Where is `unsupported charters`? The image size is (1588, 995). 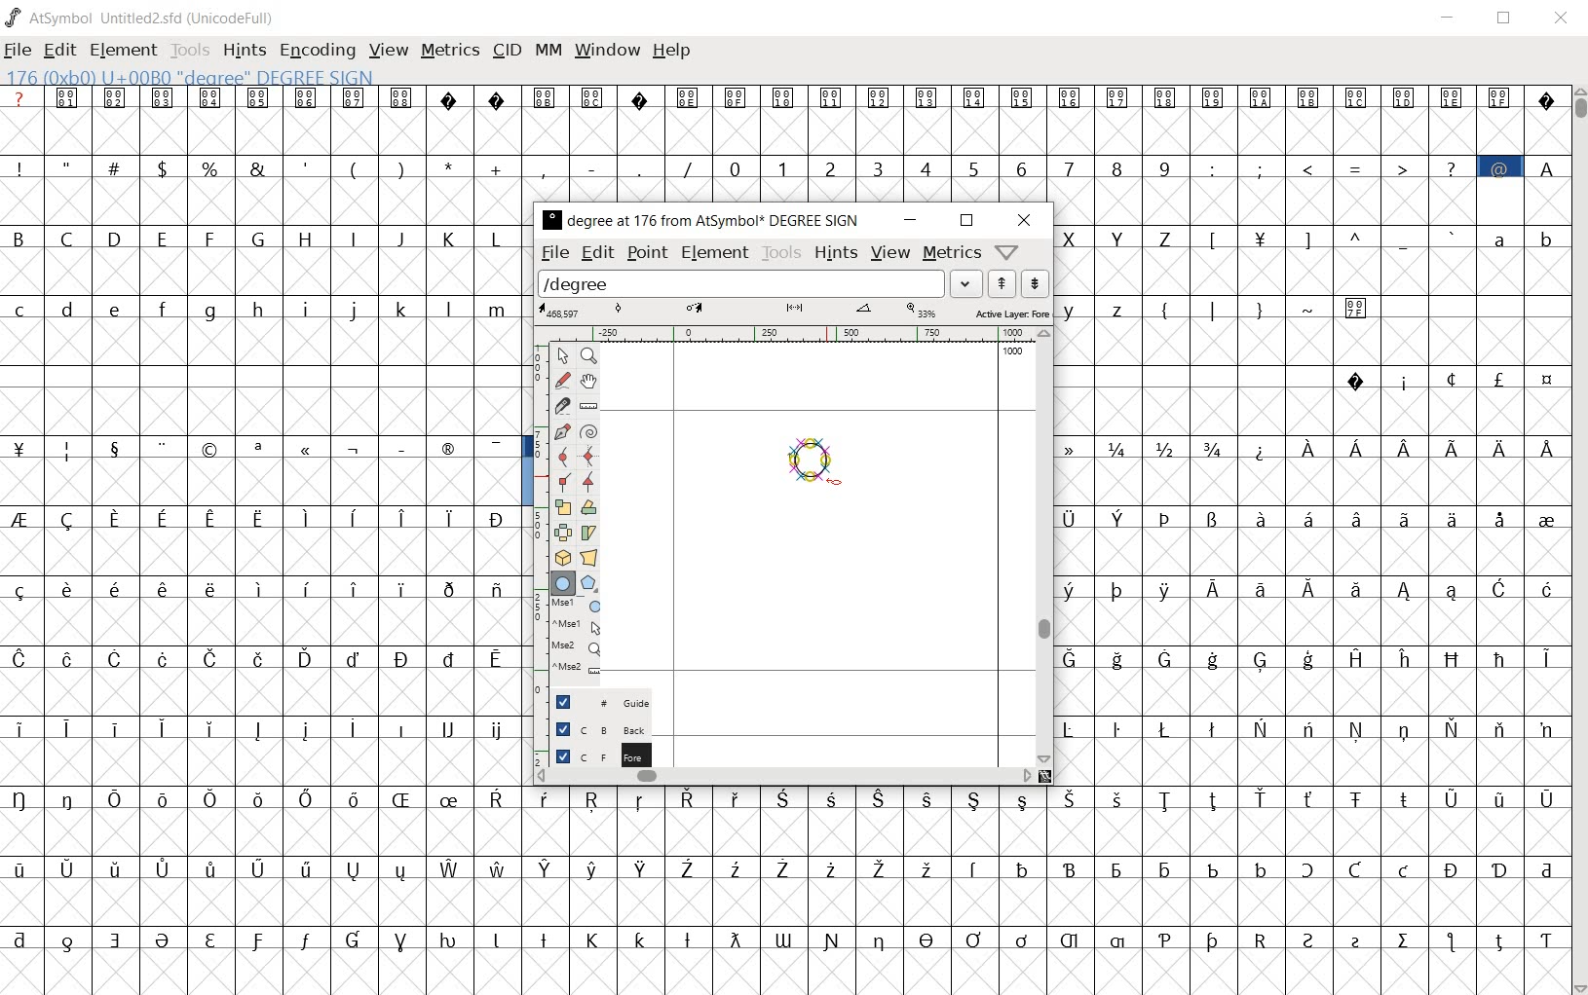
unsupported charters is located at coordinates (1547, 96).